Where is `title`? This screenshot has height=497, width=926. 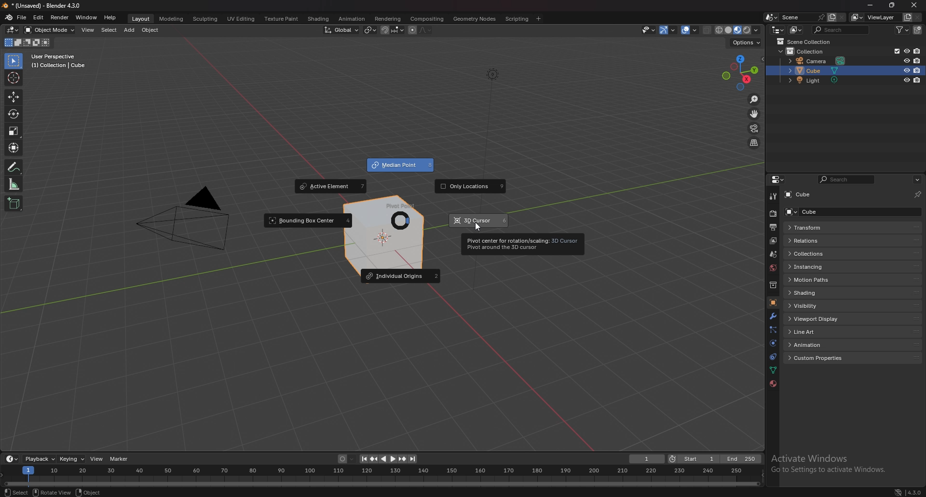 title is located at coordinates (43, 5).